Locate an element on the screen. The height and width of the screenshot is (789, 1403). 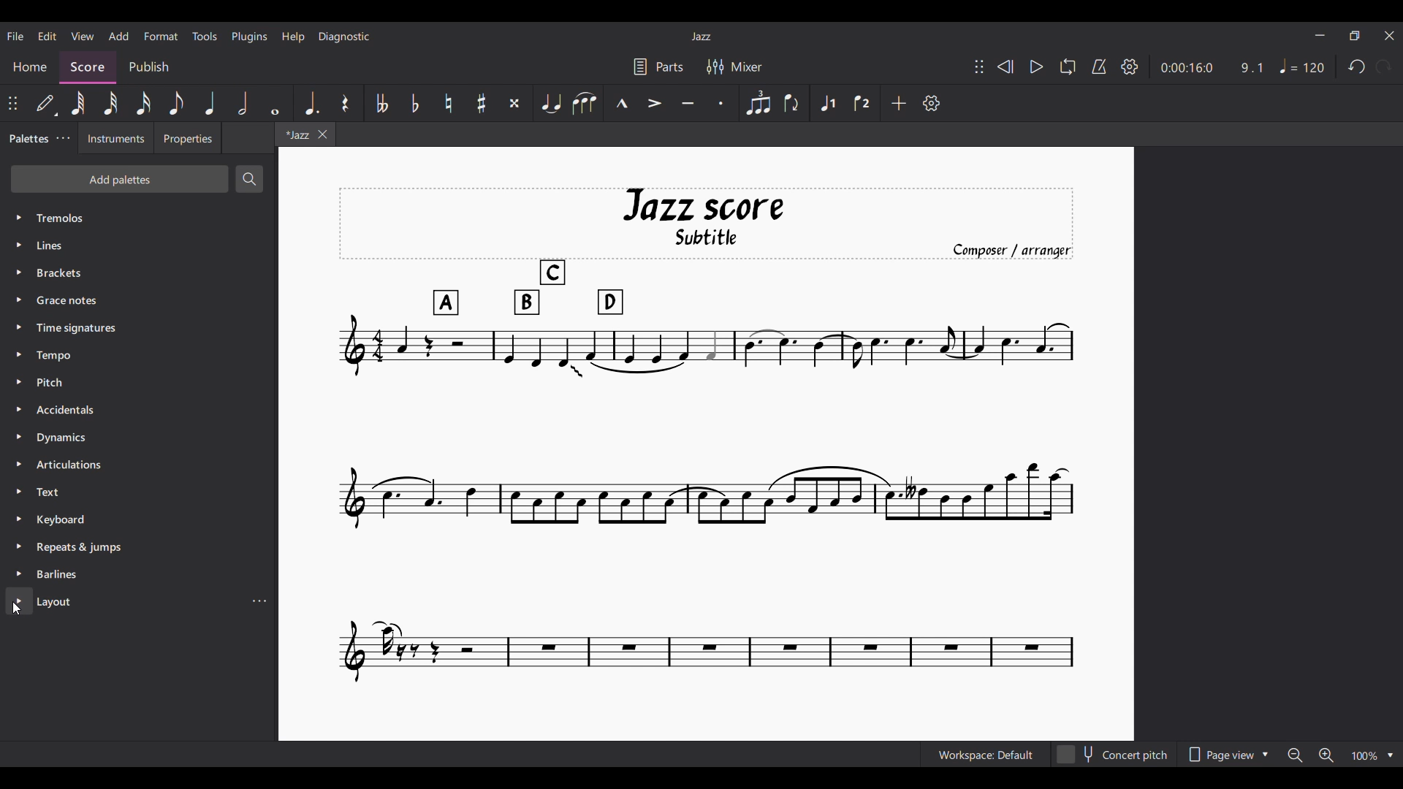
9.1 is located at coordinates (1252, 68).